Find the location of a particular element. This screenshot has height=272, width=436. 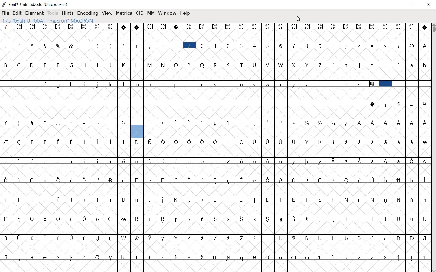

f is located at coordinates (46, 84).